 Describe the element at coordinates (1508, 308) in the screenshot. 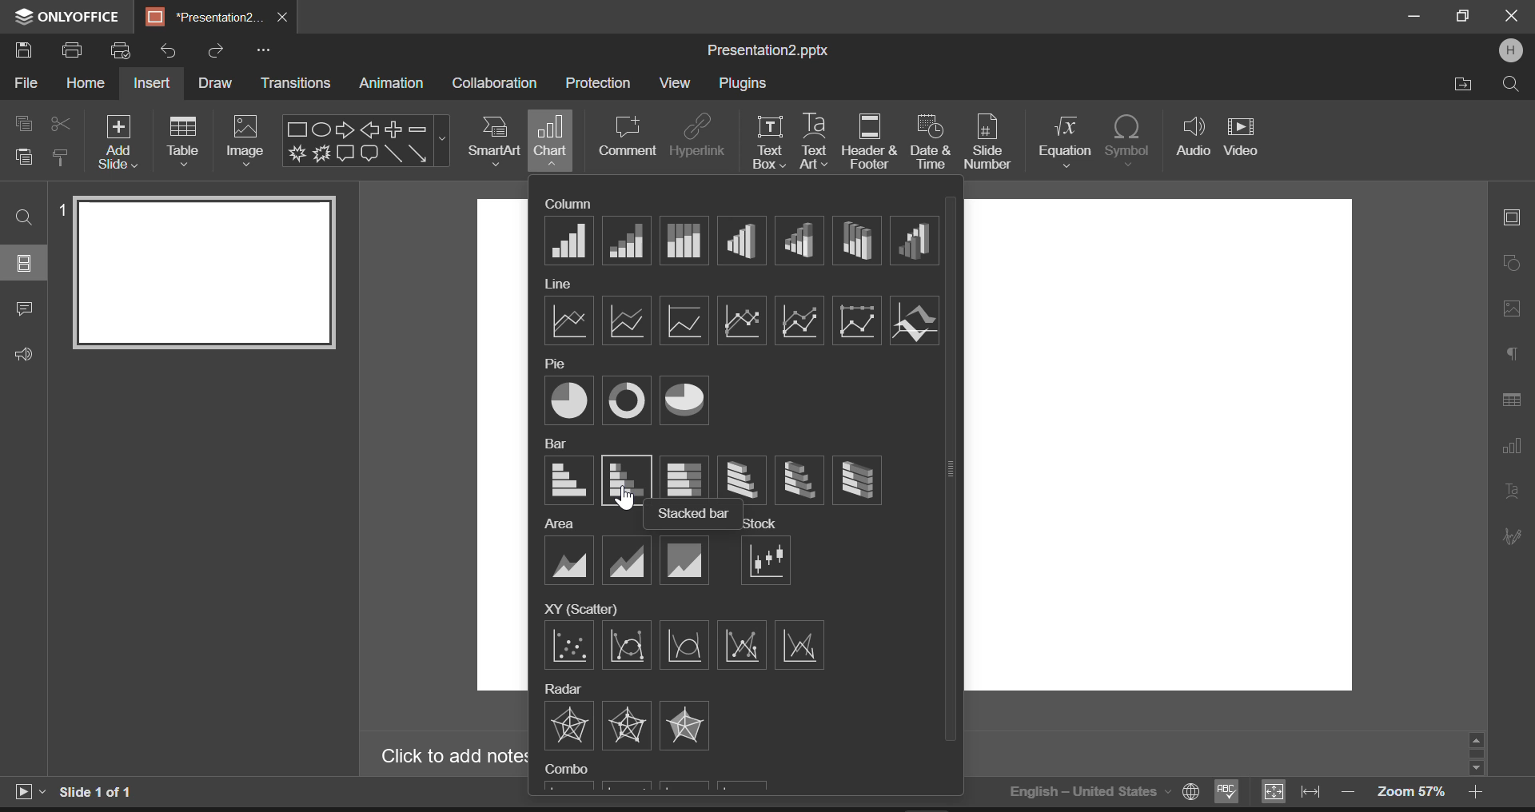

I see `Picture Settings` at that location.